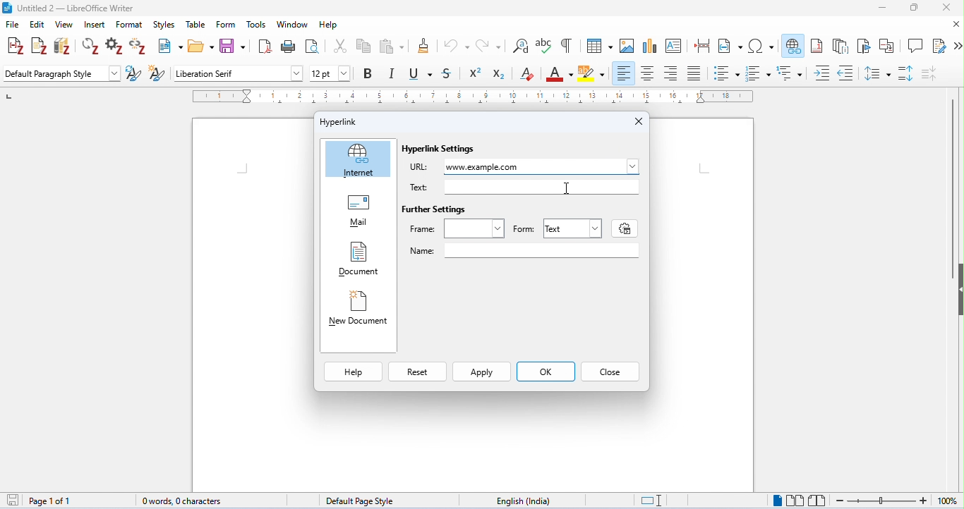  I want to click on more, so click(958, 47).